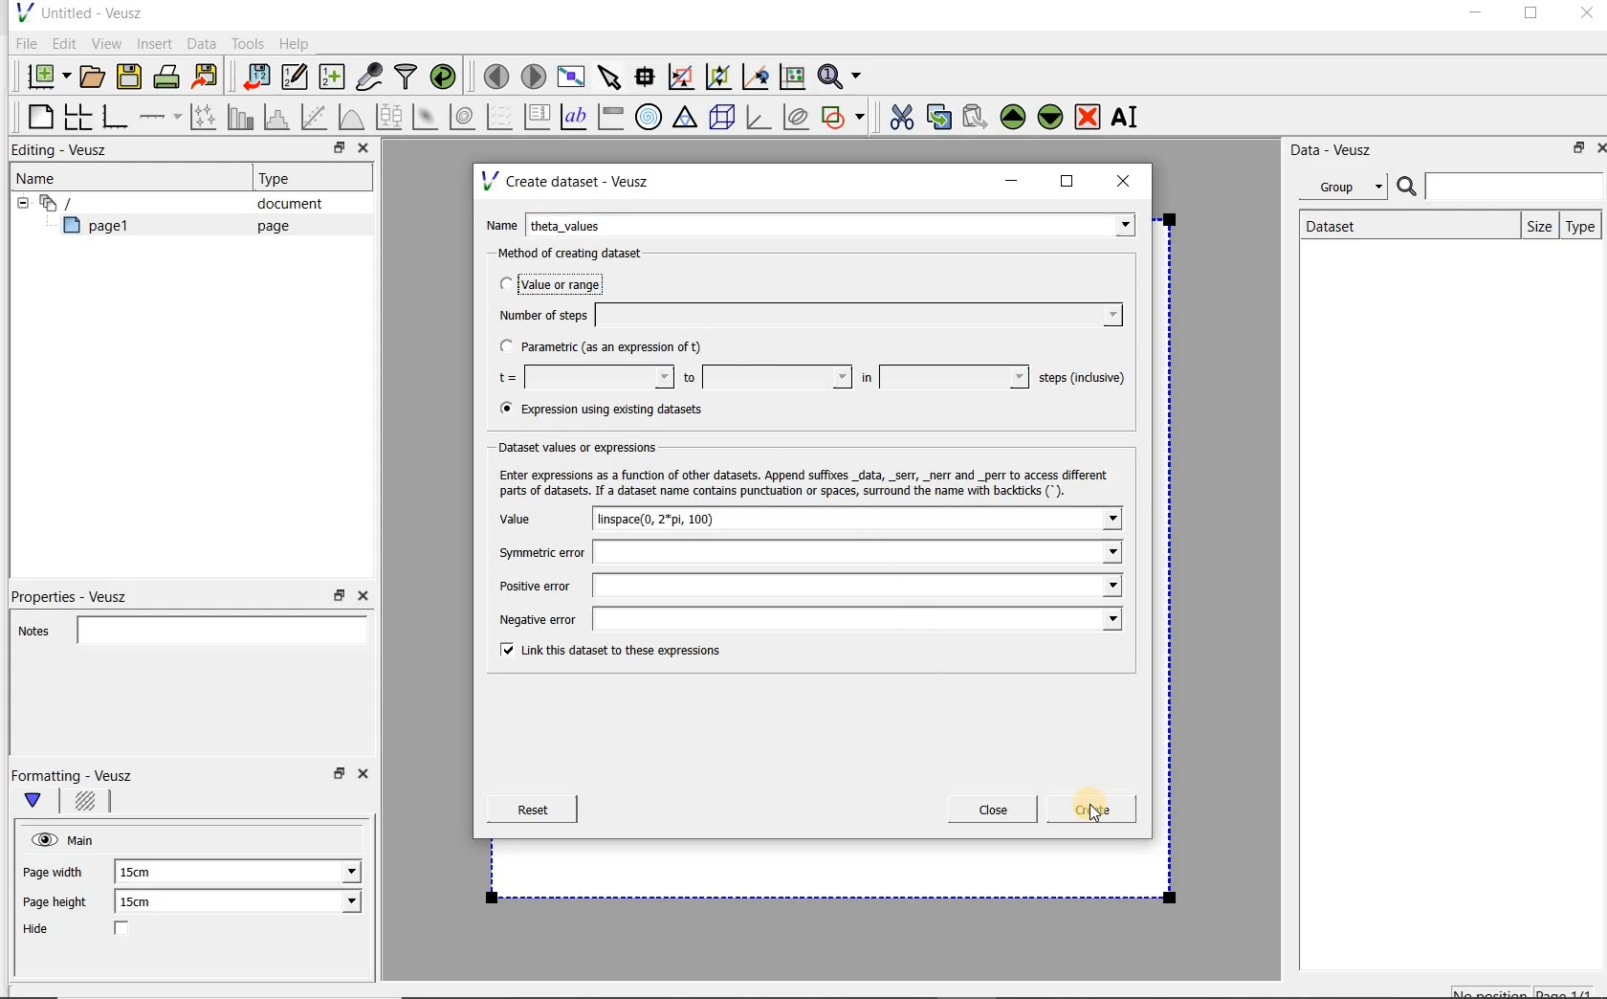 This screenshot has width=1607, height=999. What do you see at coordinates (534, 77) in the screenshot?
I see `move to the next page` at bounding box center [534, 77].